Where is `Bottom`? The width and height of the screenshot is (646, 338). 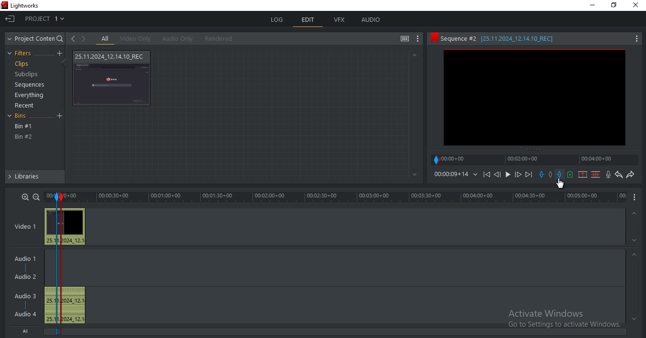 Bottom is located at coordinates (413, 175).